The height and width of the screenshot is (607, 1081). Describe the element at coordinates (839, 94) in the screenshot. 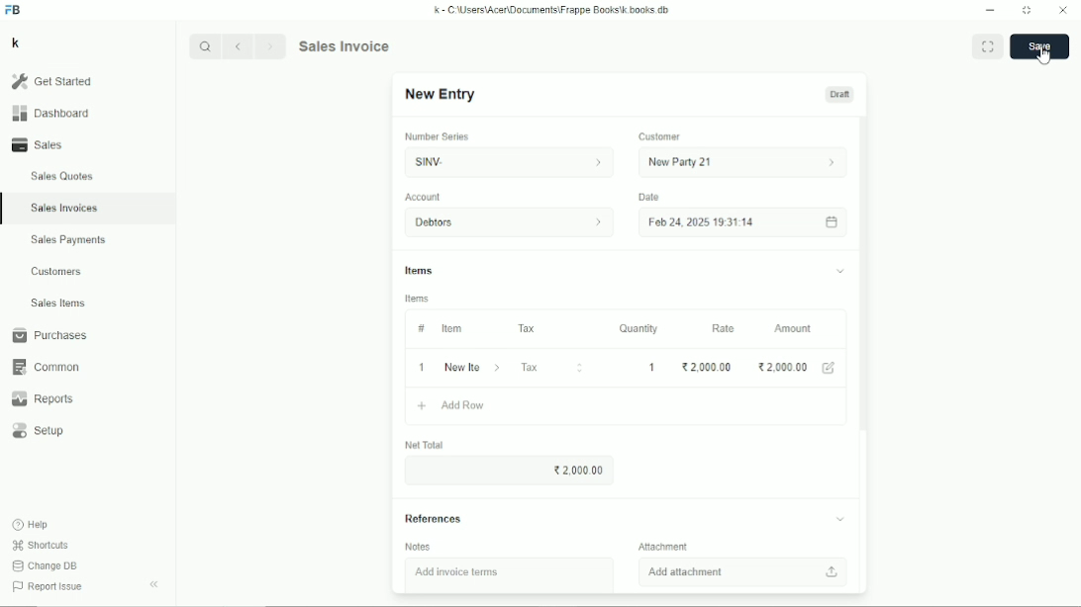

I see `Draft` at that location.